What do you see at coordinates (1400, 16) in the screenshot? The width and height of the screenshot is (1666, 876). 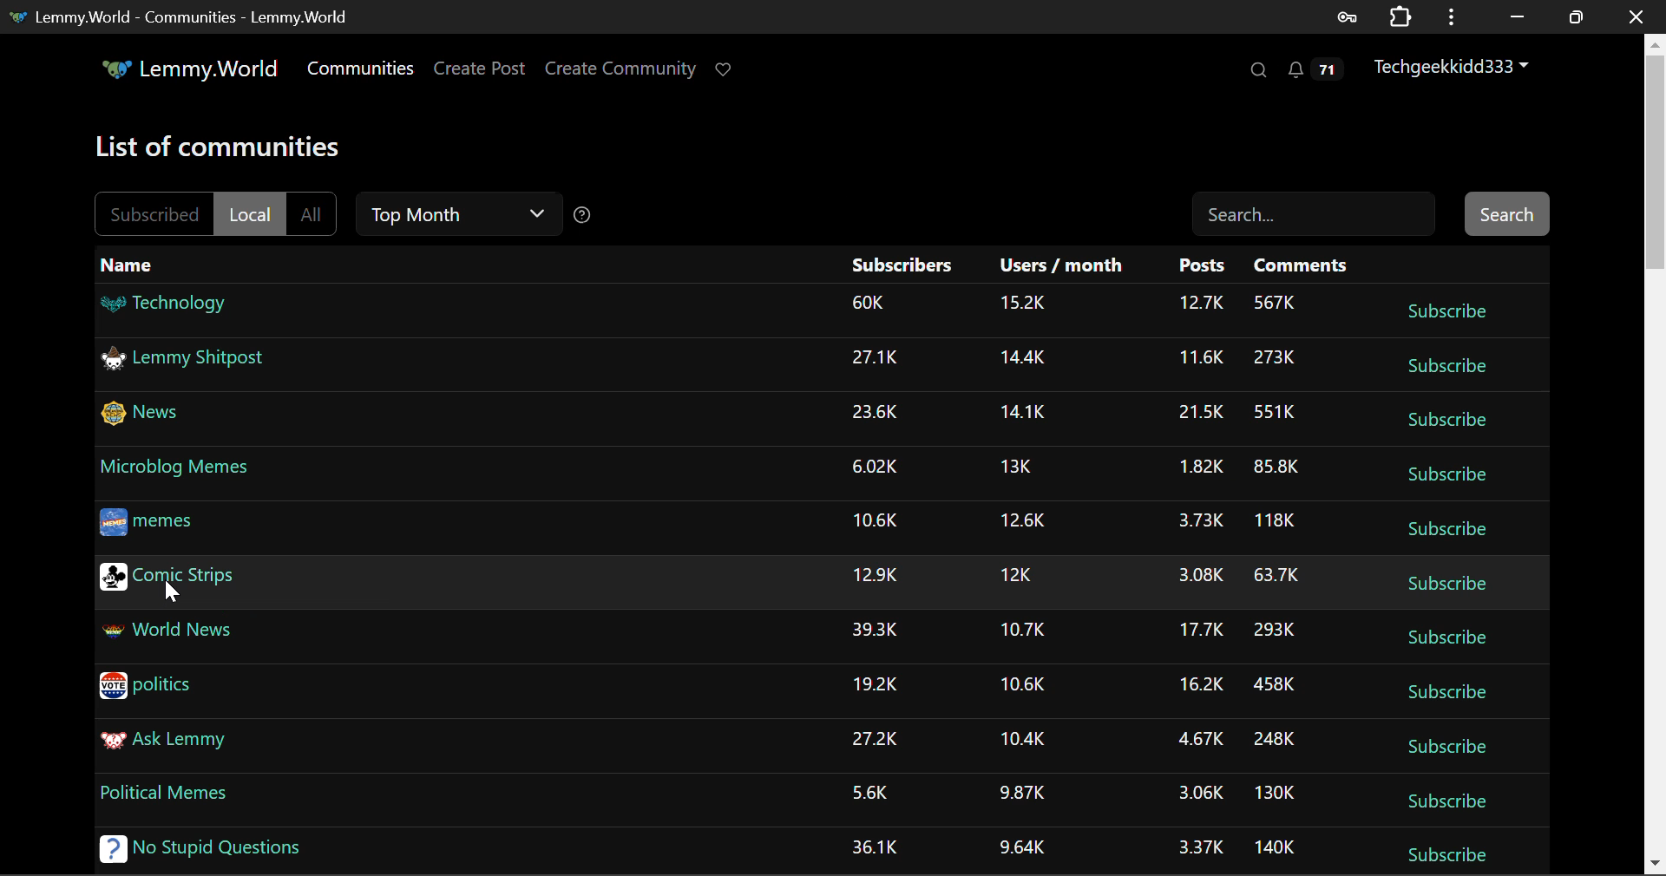 I see `Extensions` at bounding box center [1400, 16].